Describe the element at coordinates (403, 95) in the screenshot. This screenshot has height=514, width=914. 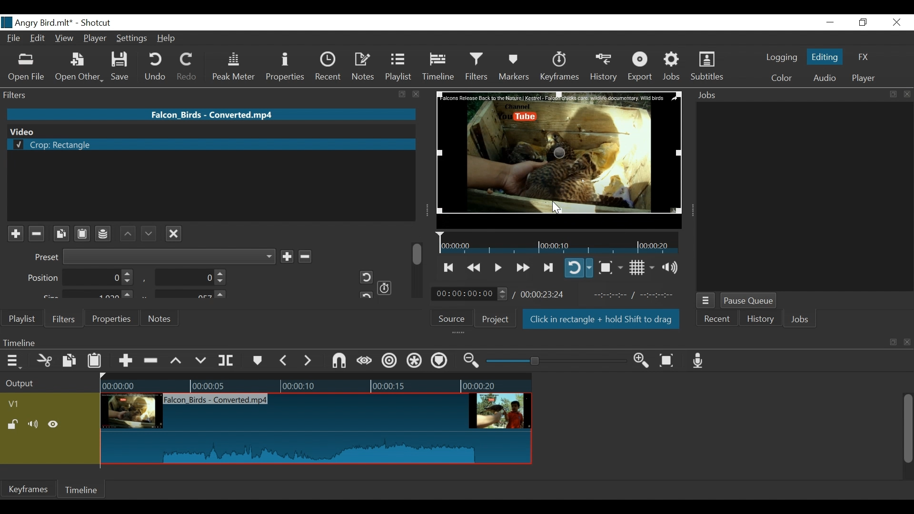
I see `copy` at that location.